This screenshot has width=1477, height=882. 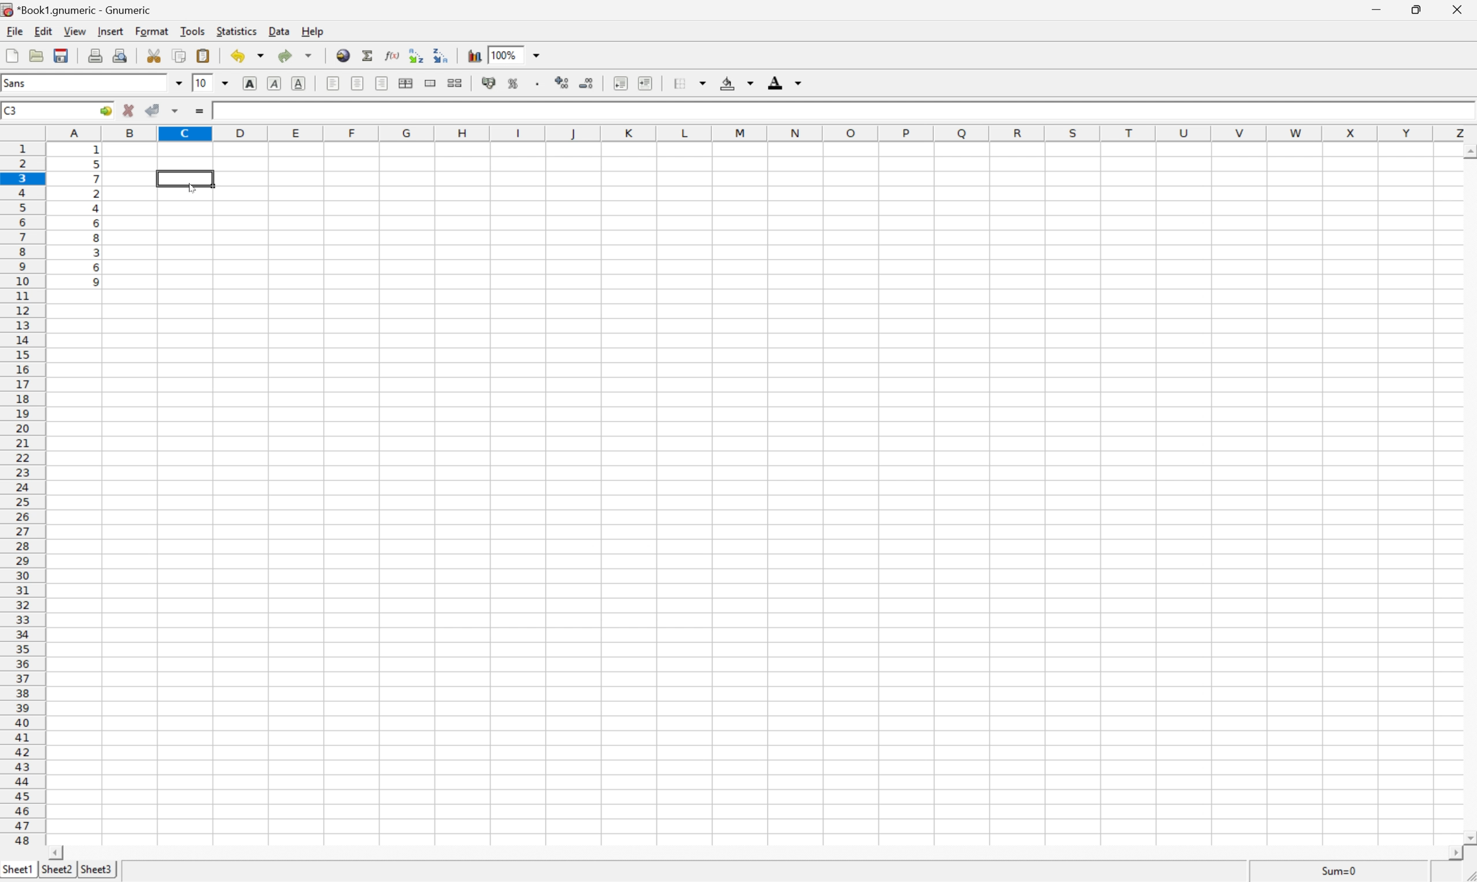 I want to click on restore down, so click(x=1419, y=10).